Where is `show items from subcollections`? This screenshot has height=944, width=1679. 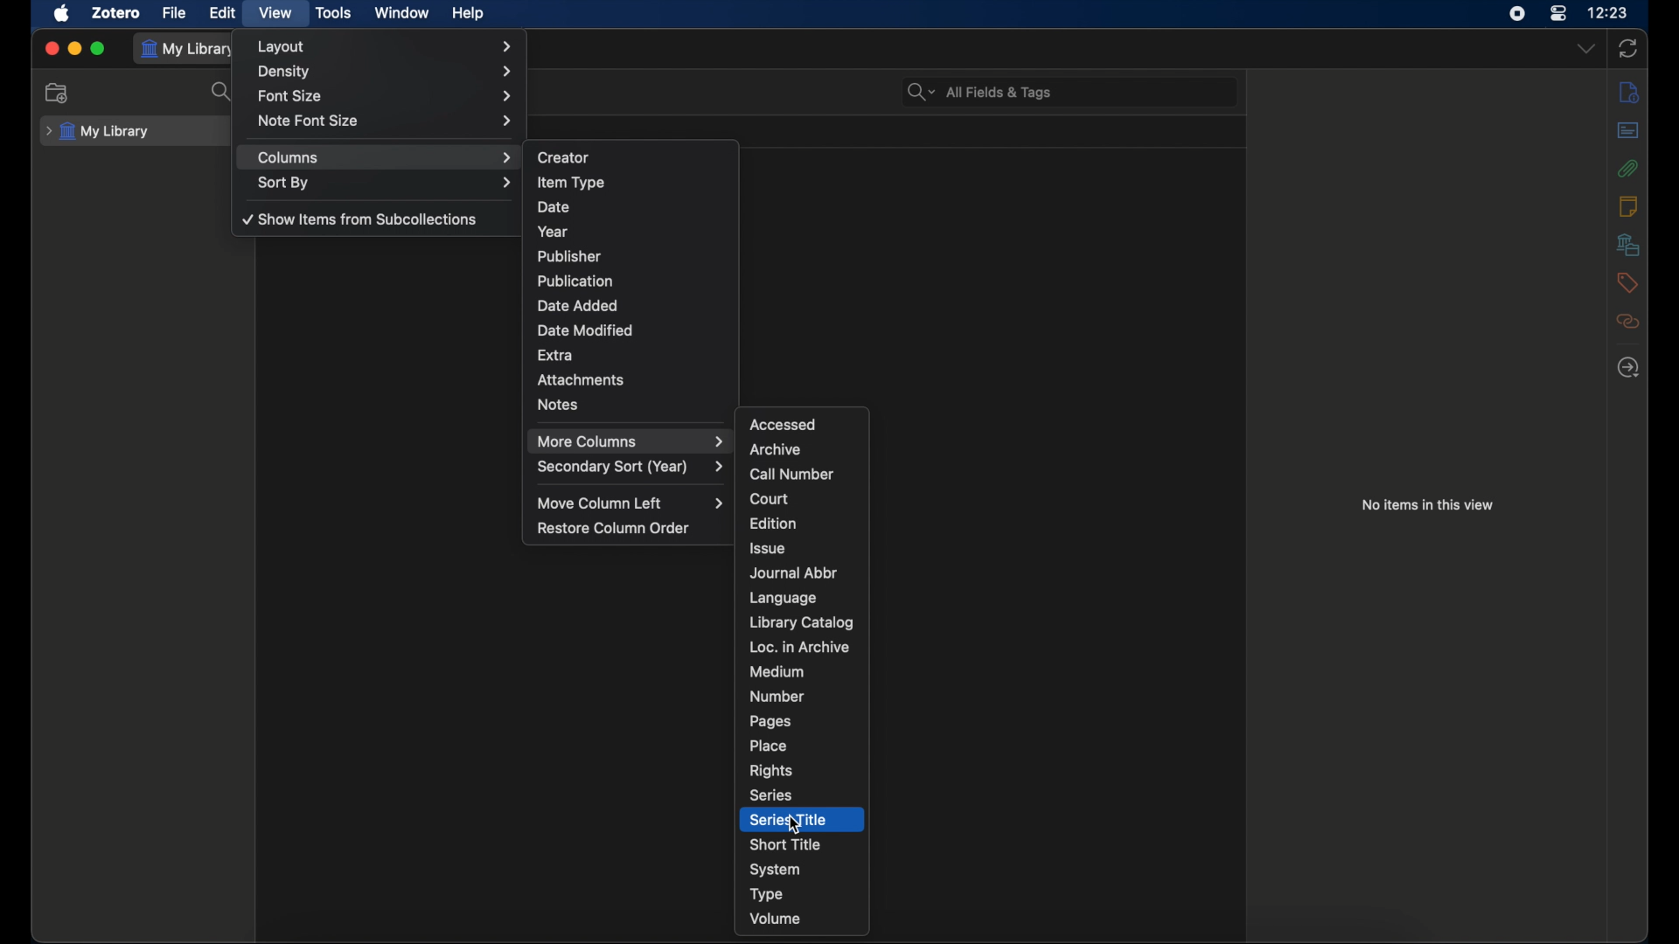
show items from subcollections is located at coordinates (360, 219).